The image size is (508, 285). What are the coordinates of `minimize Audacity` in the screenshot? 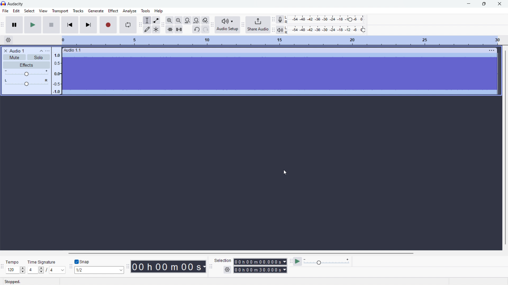 It's located at (469, 4).